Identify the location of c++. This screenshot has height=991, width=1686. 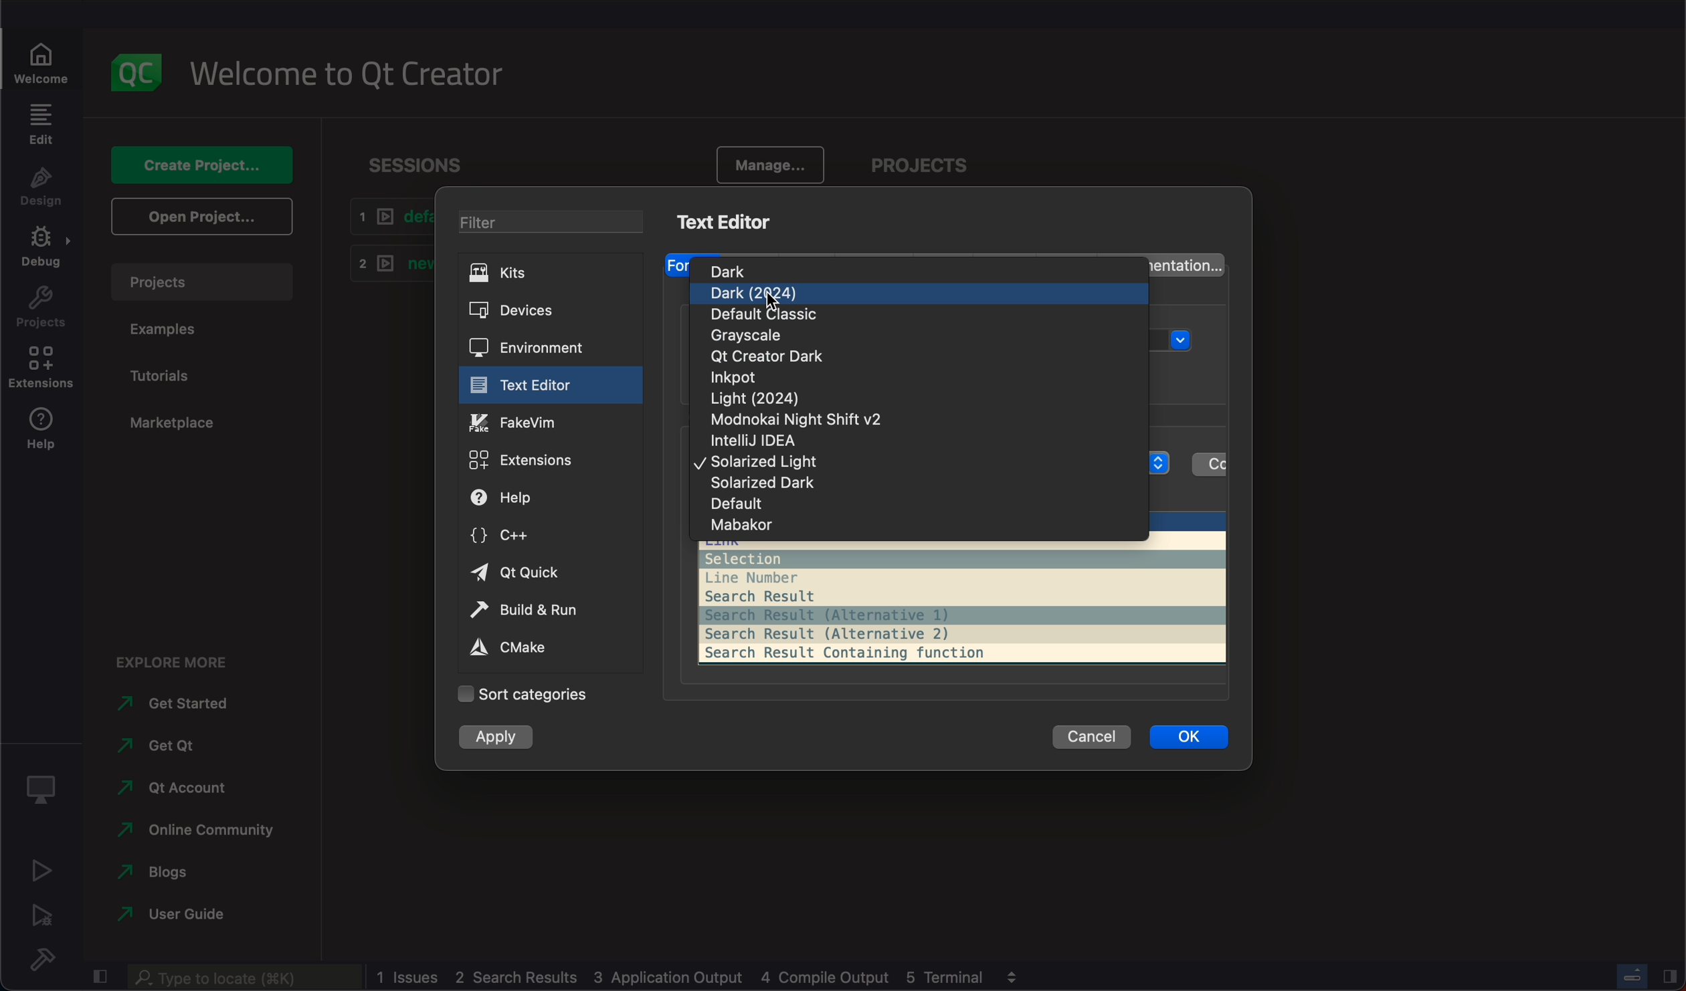
(549, 539).